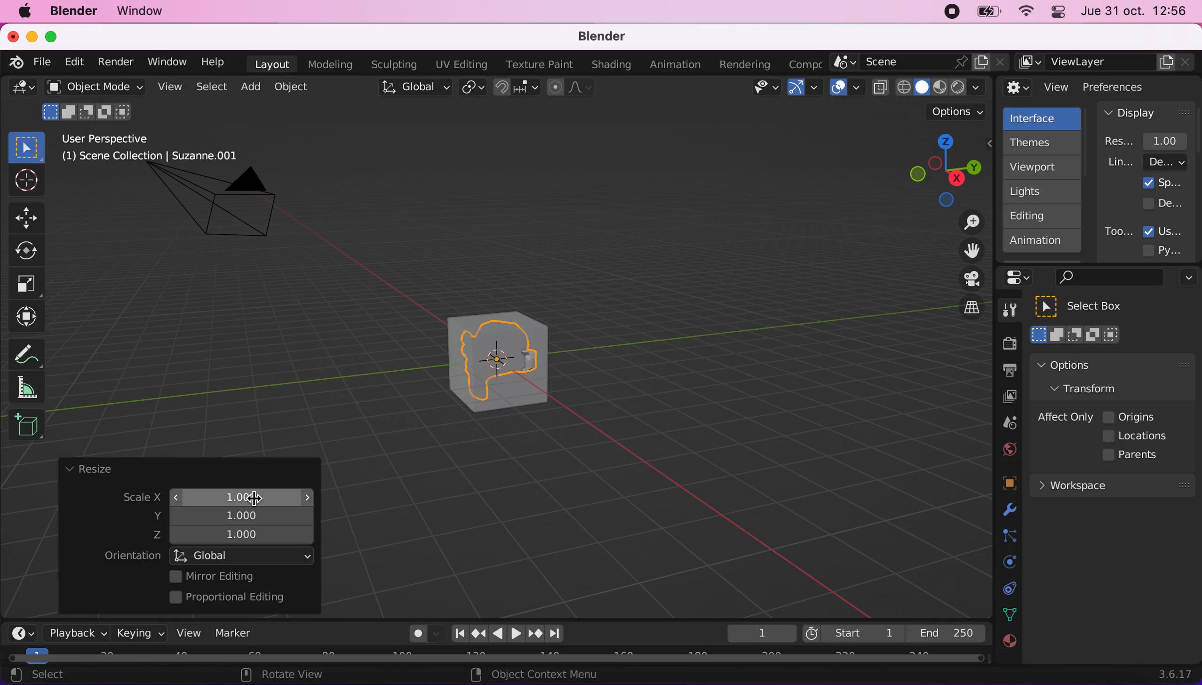  What do you see at coordinates (1151, 141) in the screenshot?
I see `resolution scale` at bounding box center [1151, 141].